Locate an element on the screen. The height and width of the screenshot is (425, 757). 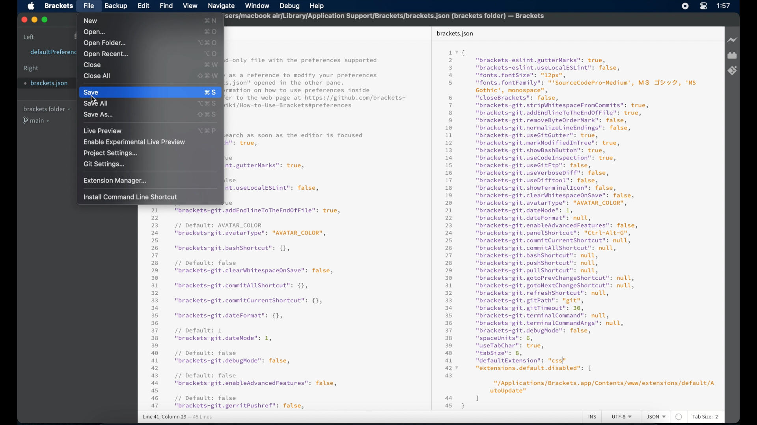
close all is located at coordinates (97, 76).